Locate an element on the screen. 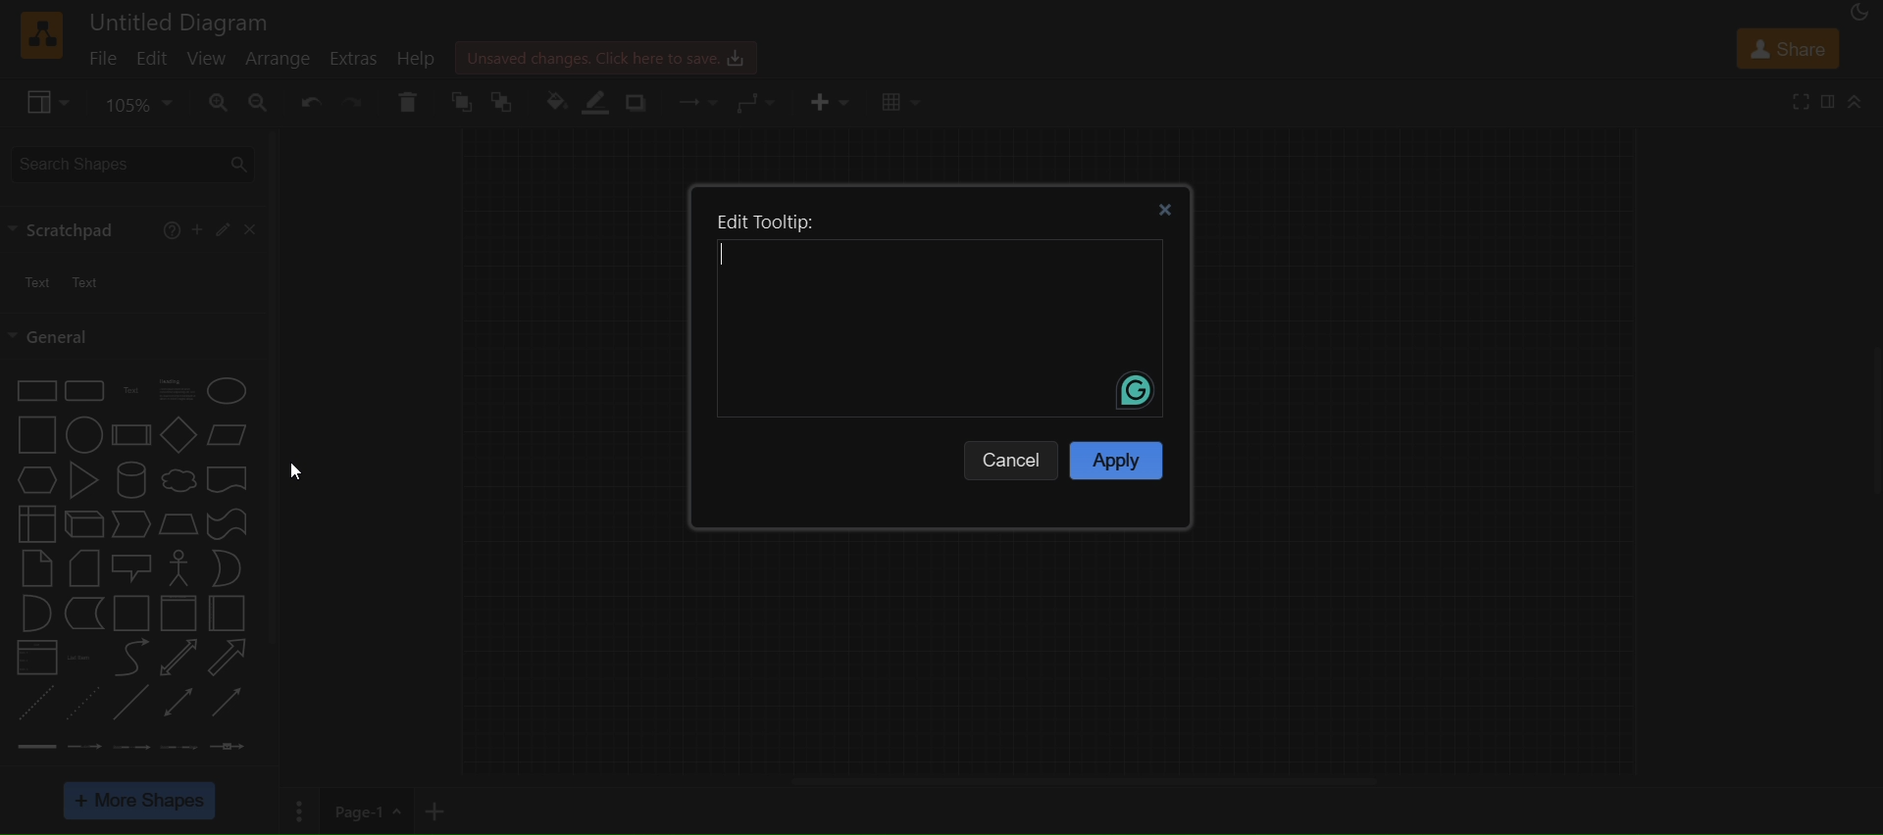 This screenshot has height=835, width=1883. tape is located at coordinates (226, 524).